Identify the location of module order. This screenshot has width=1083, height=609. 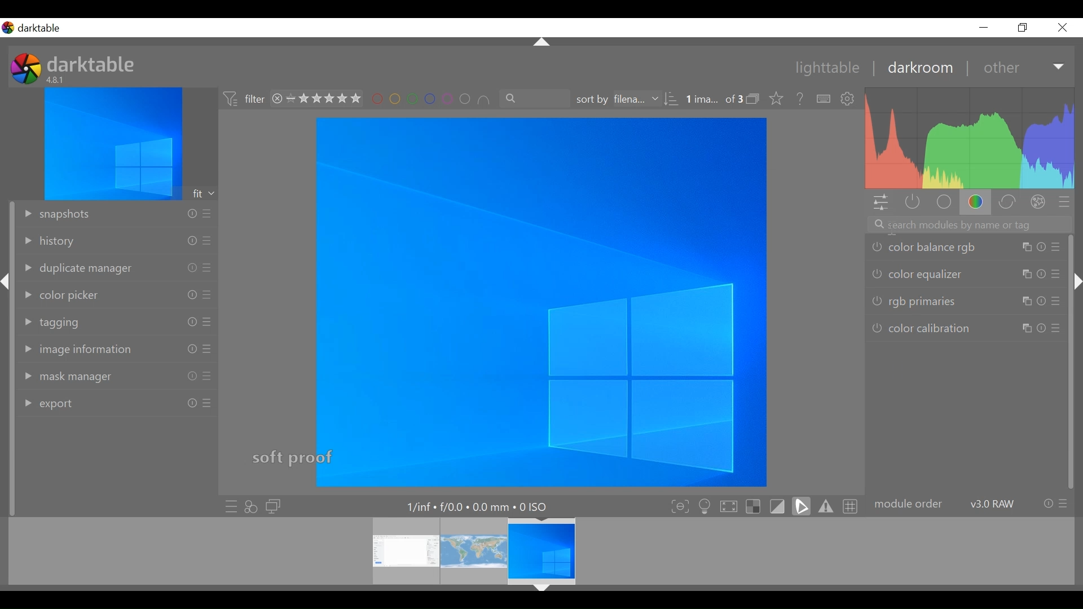
(909, 505).